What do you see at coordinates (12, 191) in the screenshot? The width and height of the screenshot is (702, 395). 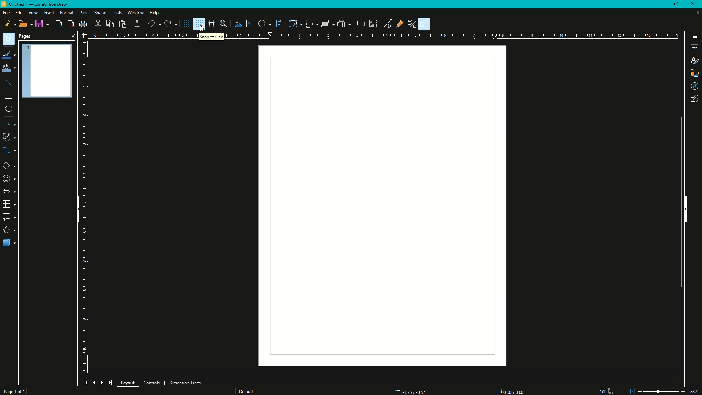 I see `Block arrows` at bounding box center [12, 191].